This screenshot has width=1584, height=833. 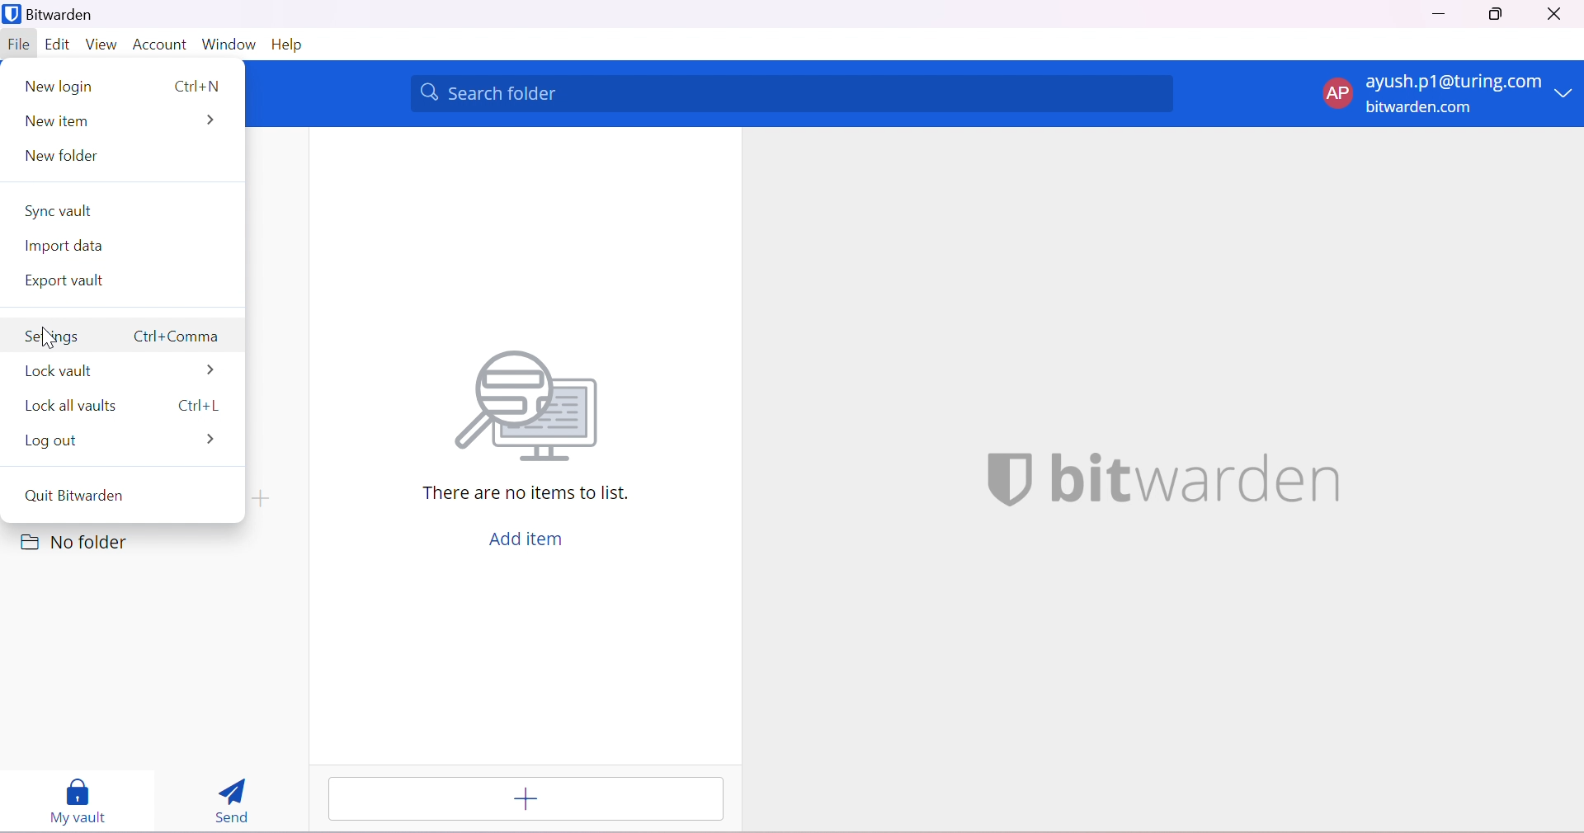 I want to click on Ctrl+l, so click(x=200, y=407).